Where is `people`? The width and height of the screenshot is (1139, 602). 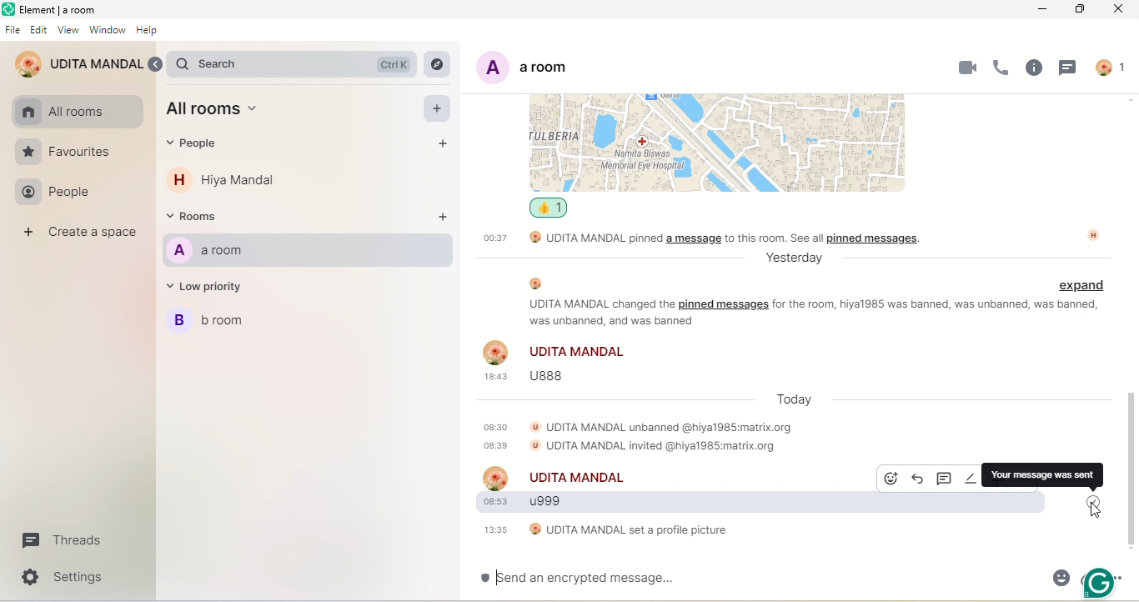 people is located at coordinates (204, 144).